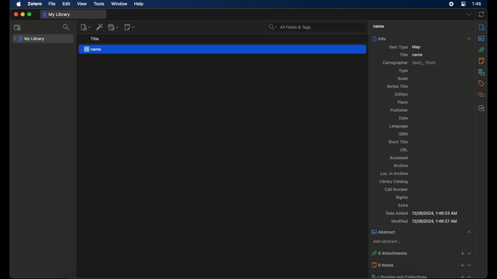 The image size is (497, 279). I want to click on title, so click(95, 39).